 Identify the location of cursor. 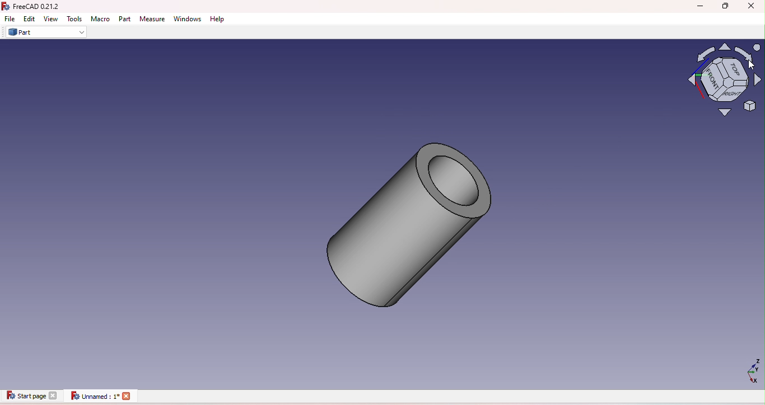
(748, 64).